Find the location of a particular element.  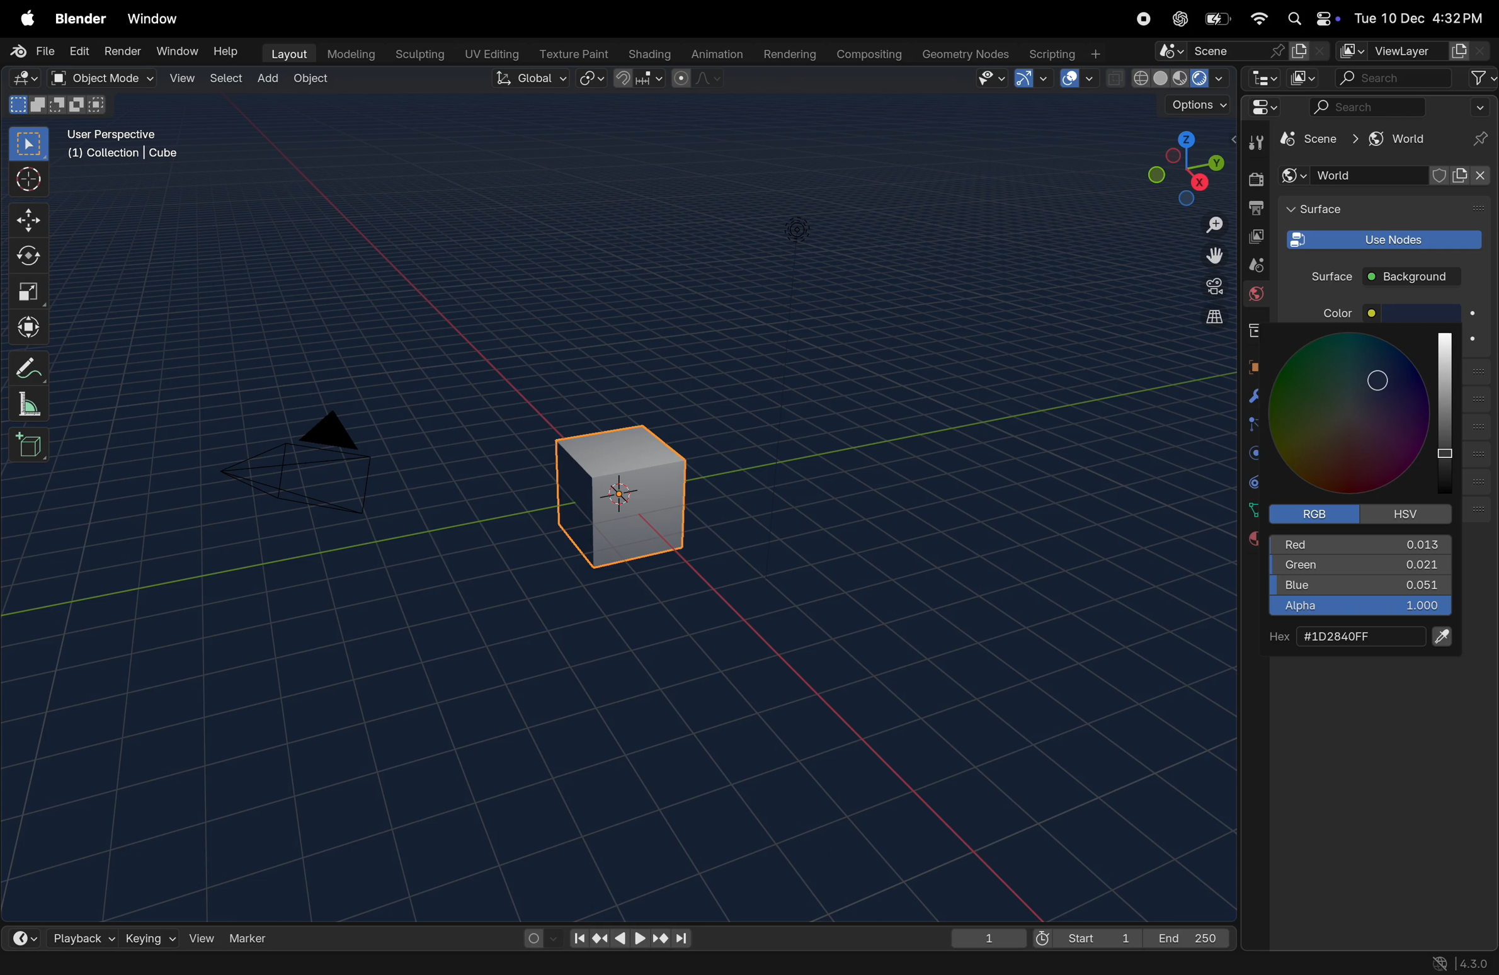

 is located at coordinates (798, 221).